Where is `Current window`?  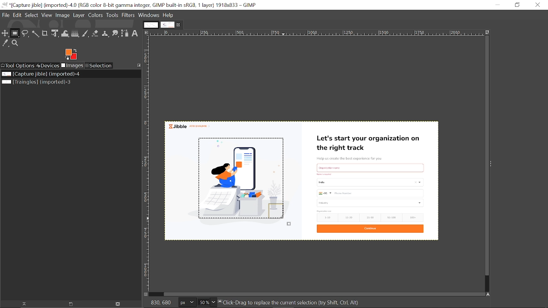 Current window is located at coordinates (130, 5).